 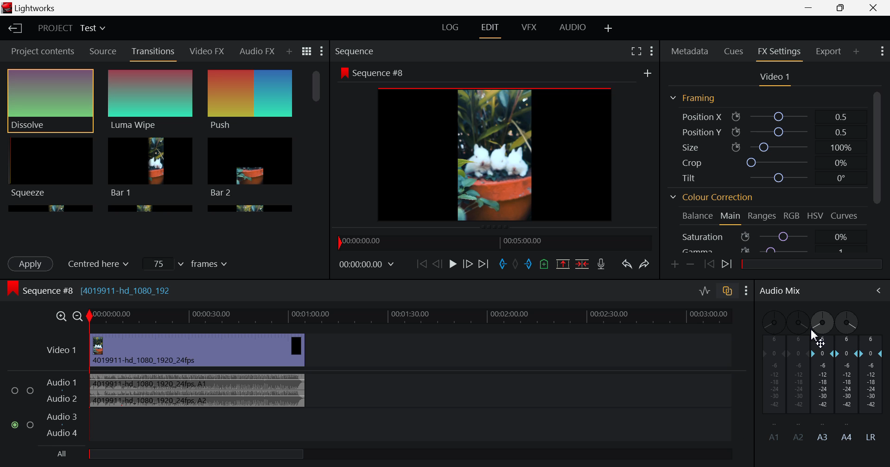 I want to click on VFX Layout, so click(x=529, y=29).